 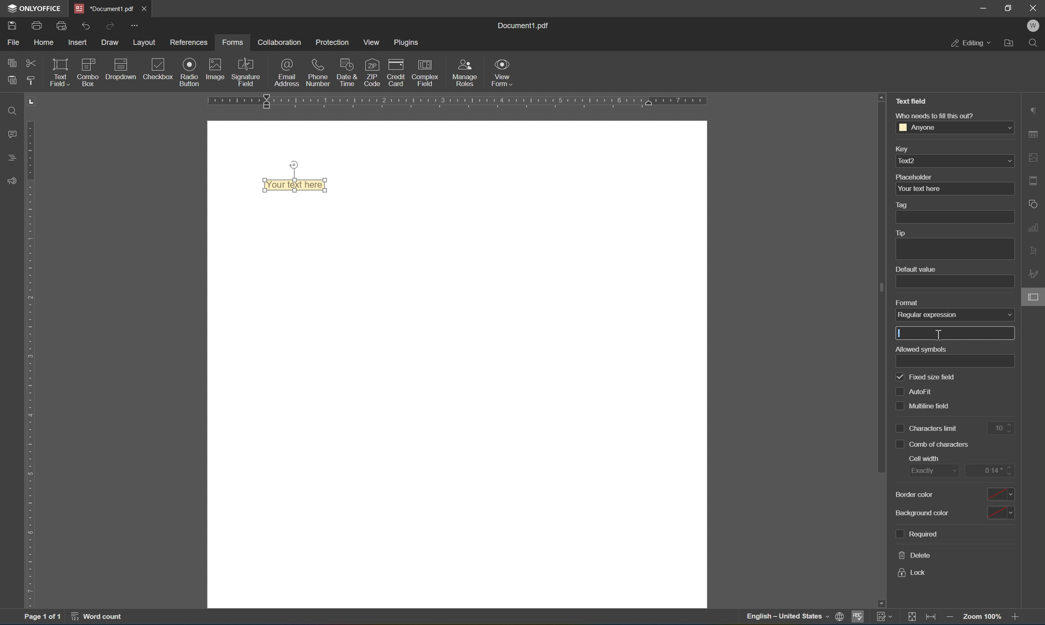 I want to click on Find, so click(x=13, y=112).